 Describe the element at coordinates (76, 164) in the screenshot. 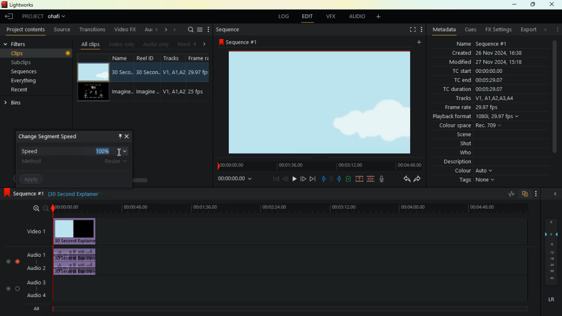

I see `method` at that location.